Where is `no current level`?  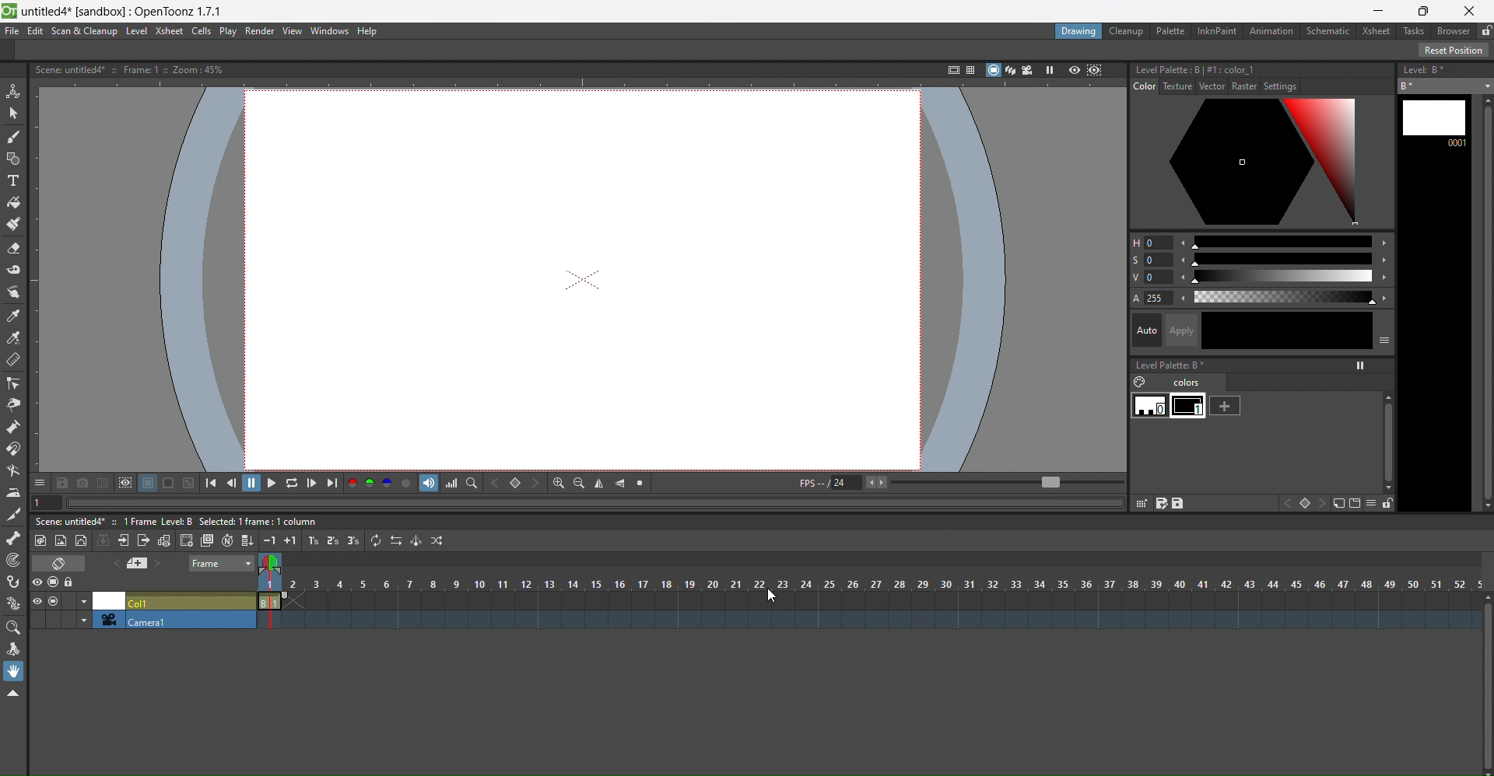 no current level is located at coordinates (1447, 86).